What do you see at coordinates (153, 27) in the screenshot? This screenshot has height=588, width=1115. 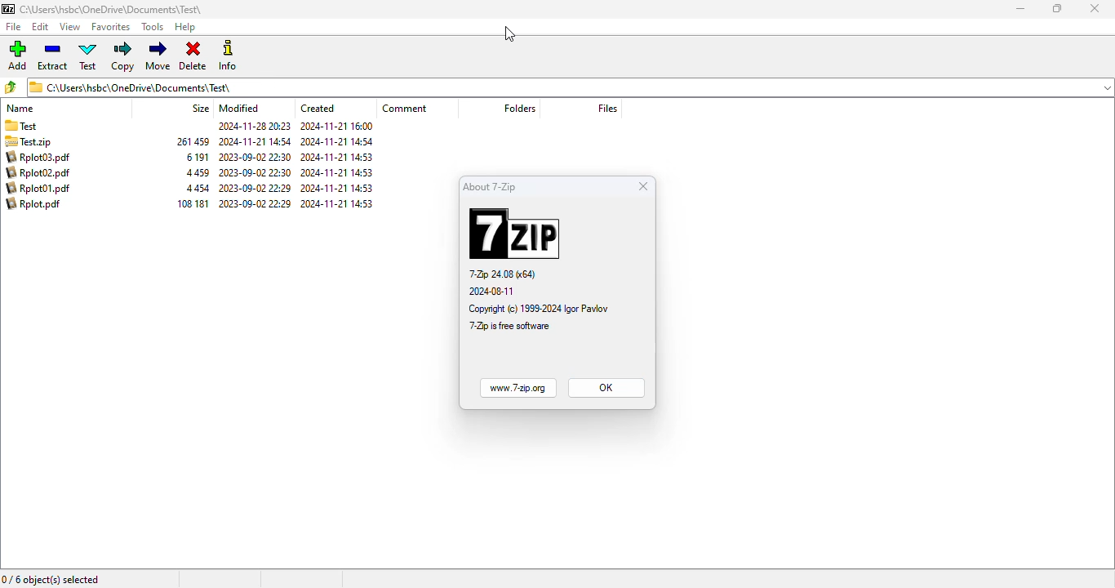 I see `tools` at bounding box center [153, 27].